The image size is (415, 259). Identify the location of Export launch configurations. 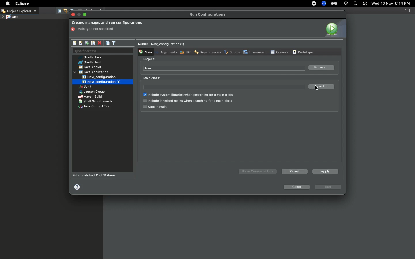
(86, 43).